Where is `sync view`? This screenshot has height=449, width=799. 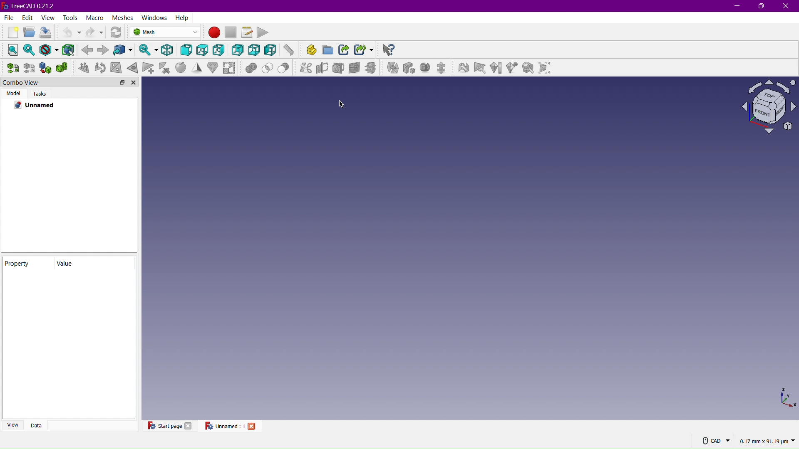
sync view is located at coordinates (146, 51).